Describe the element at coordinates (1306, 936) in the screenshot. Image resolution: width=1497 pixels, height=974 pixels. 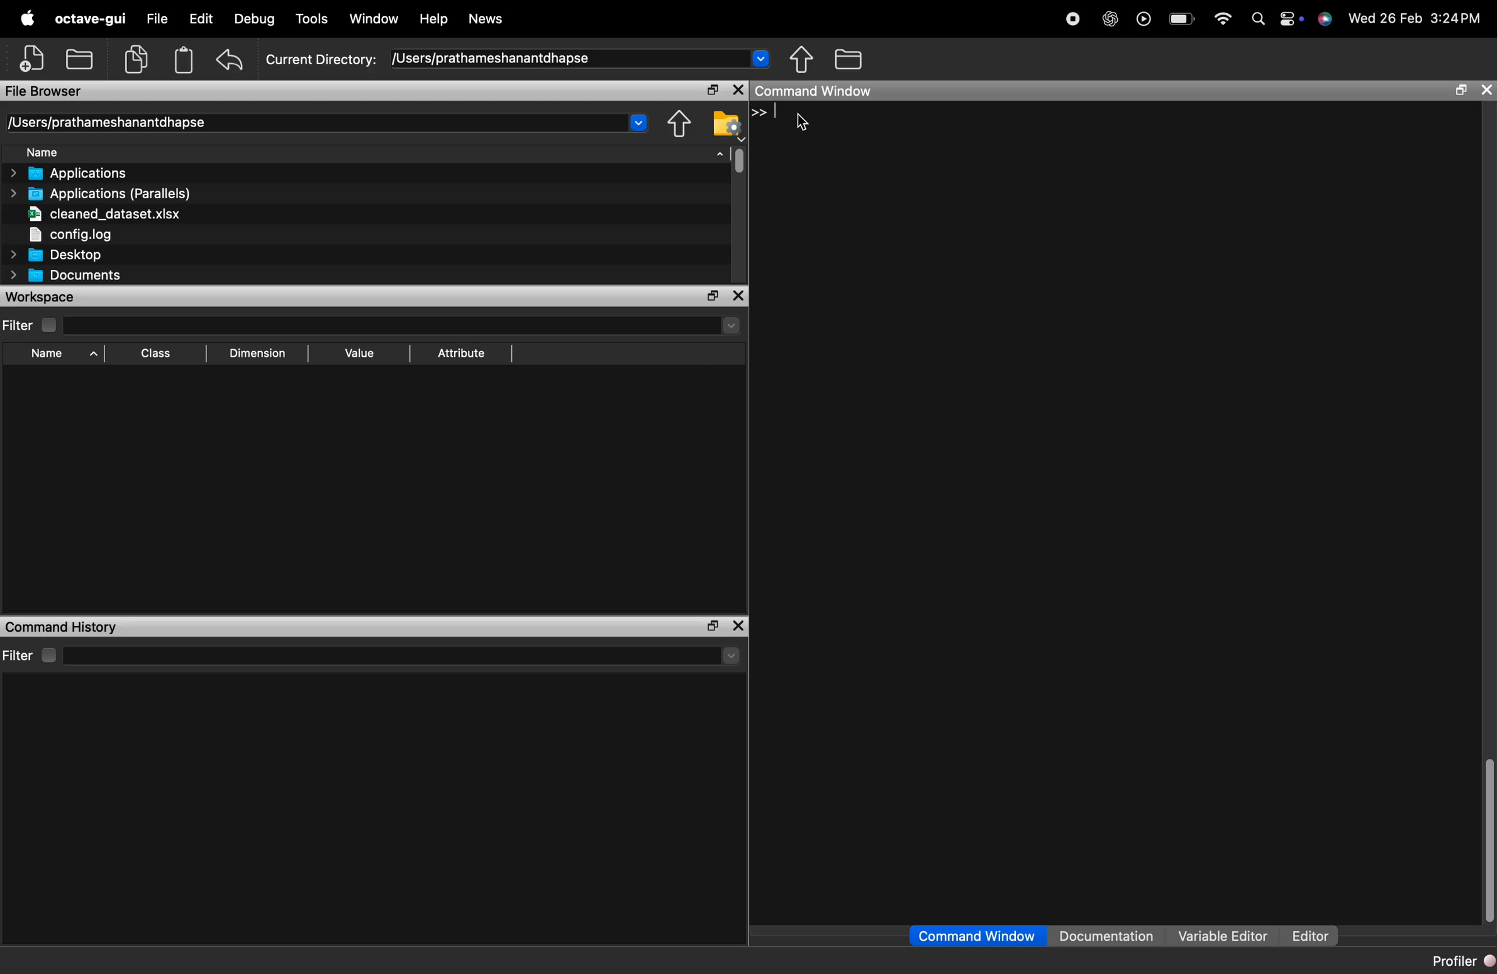
I see `Editor` at that location.